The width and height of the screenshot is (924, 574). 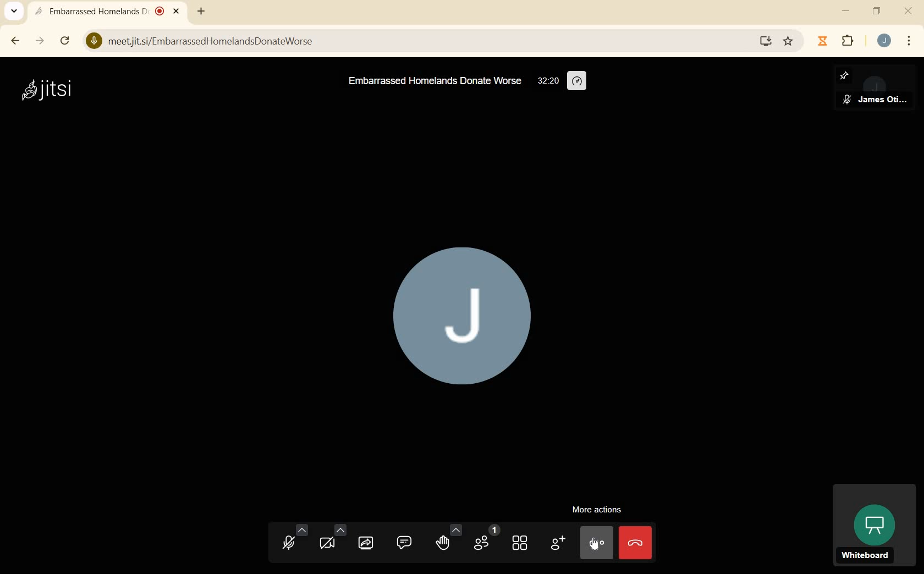 I want to click on back, so click(x=14, y=40).